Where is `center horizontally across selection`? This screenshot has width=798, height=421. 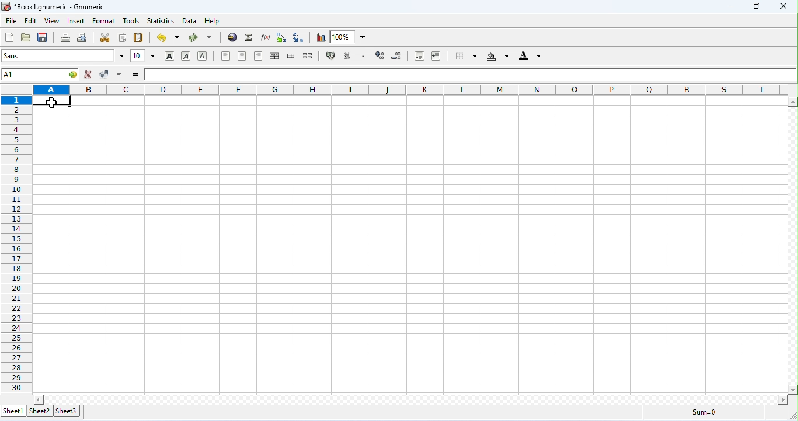 center horizontally across selection is located at coordinates (274, 56).